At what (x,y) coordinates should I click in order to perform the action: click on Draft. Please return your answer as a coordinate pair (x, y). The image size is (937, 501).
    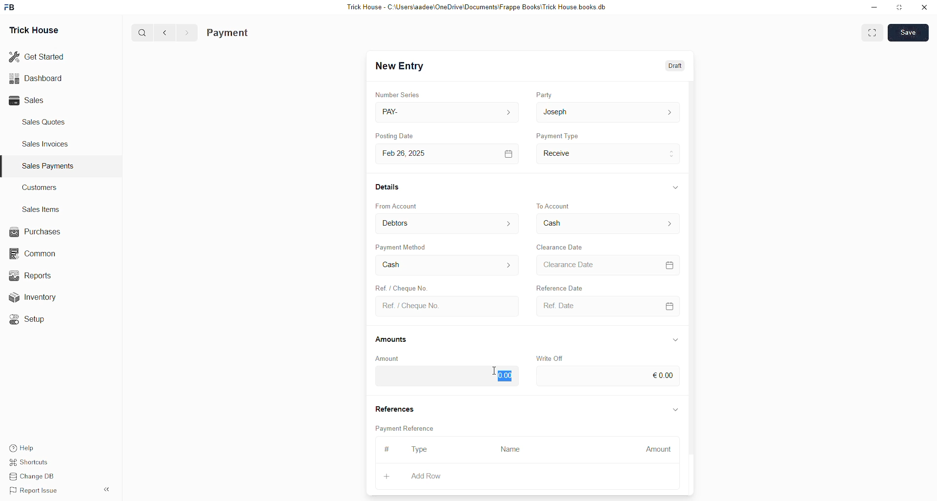
    Looking at the image, I should click on (676, 65).